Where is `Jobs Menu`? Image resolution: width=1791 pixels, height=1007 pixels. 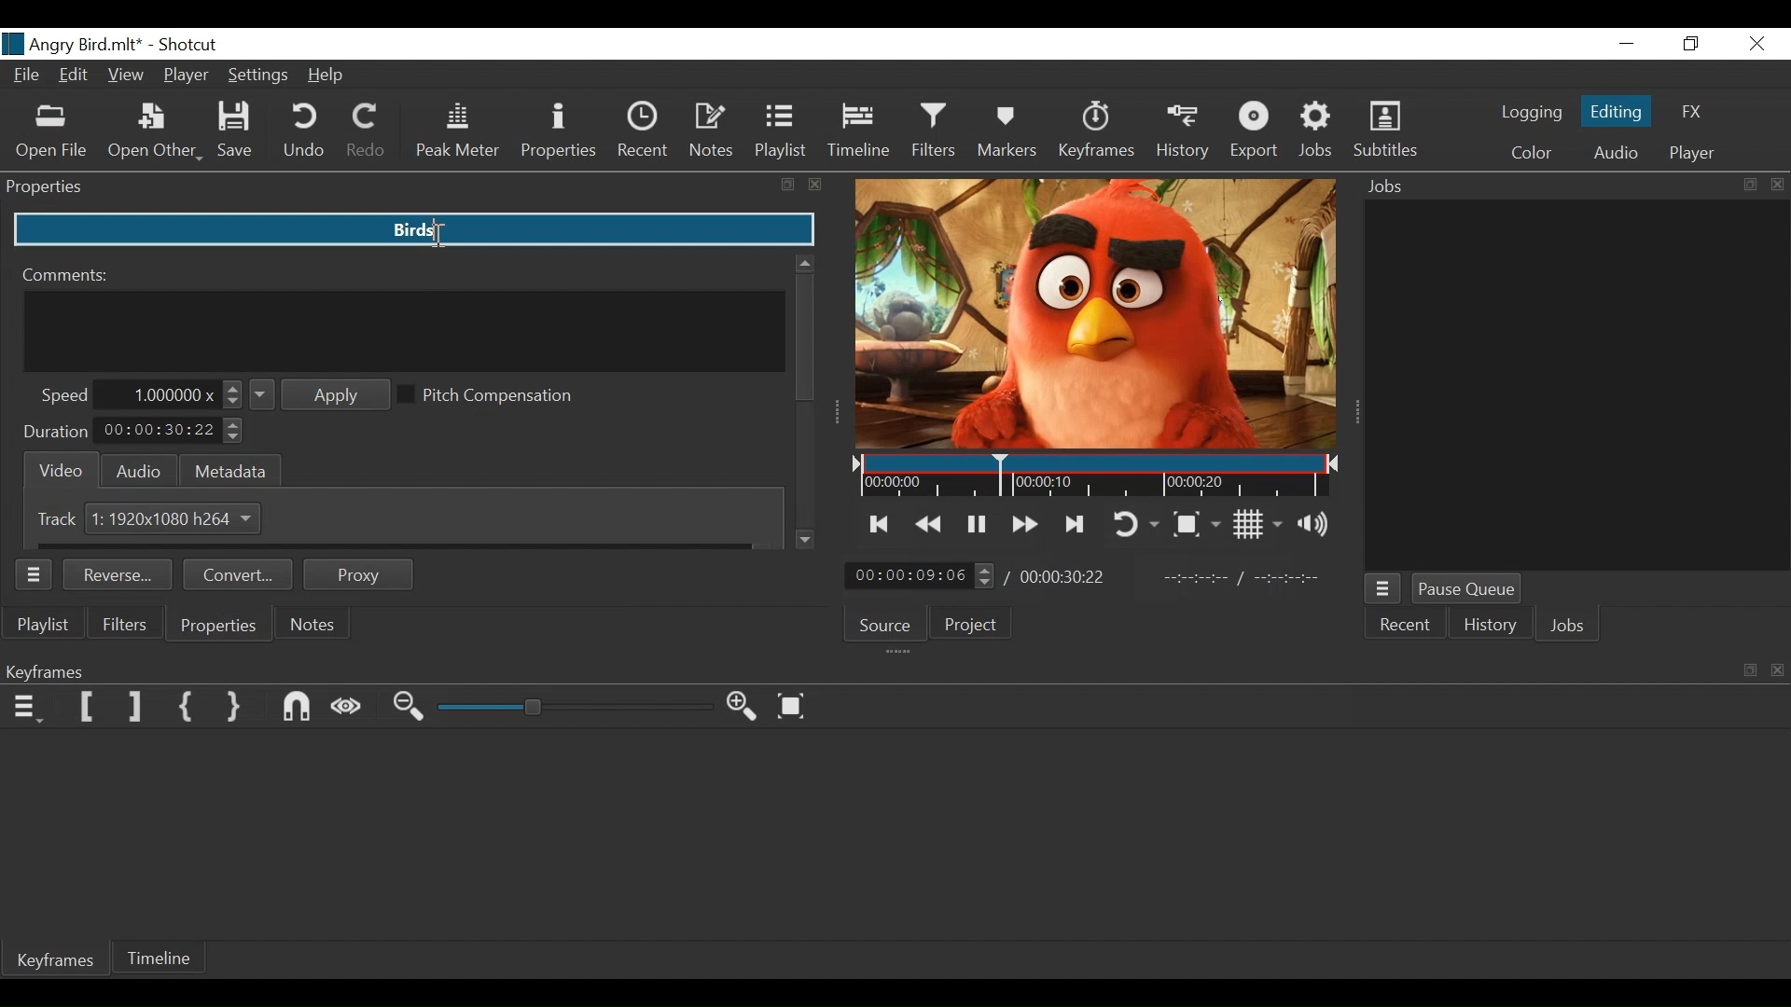 Jobs Menu is located at coordinates (1386, 588).